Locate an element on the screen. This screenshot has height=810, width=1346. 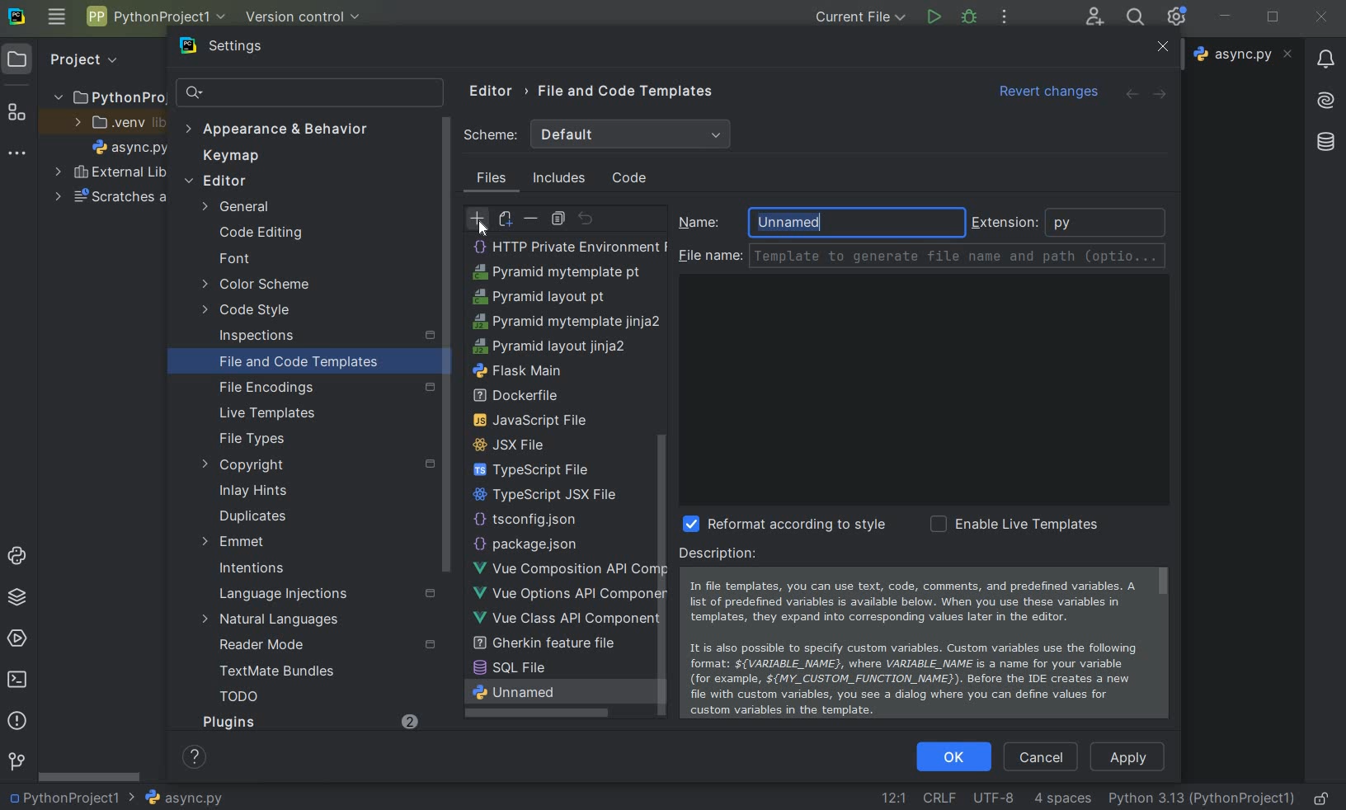
python stub is located at coordinates (525, 369).